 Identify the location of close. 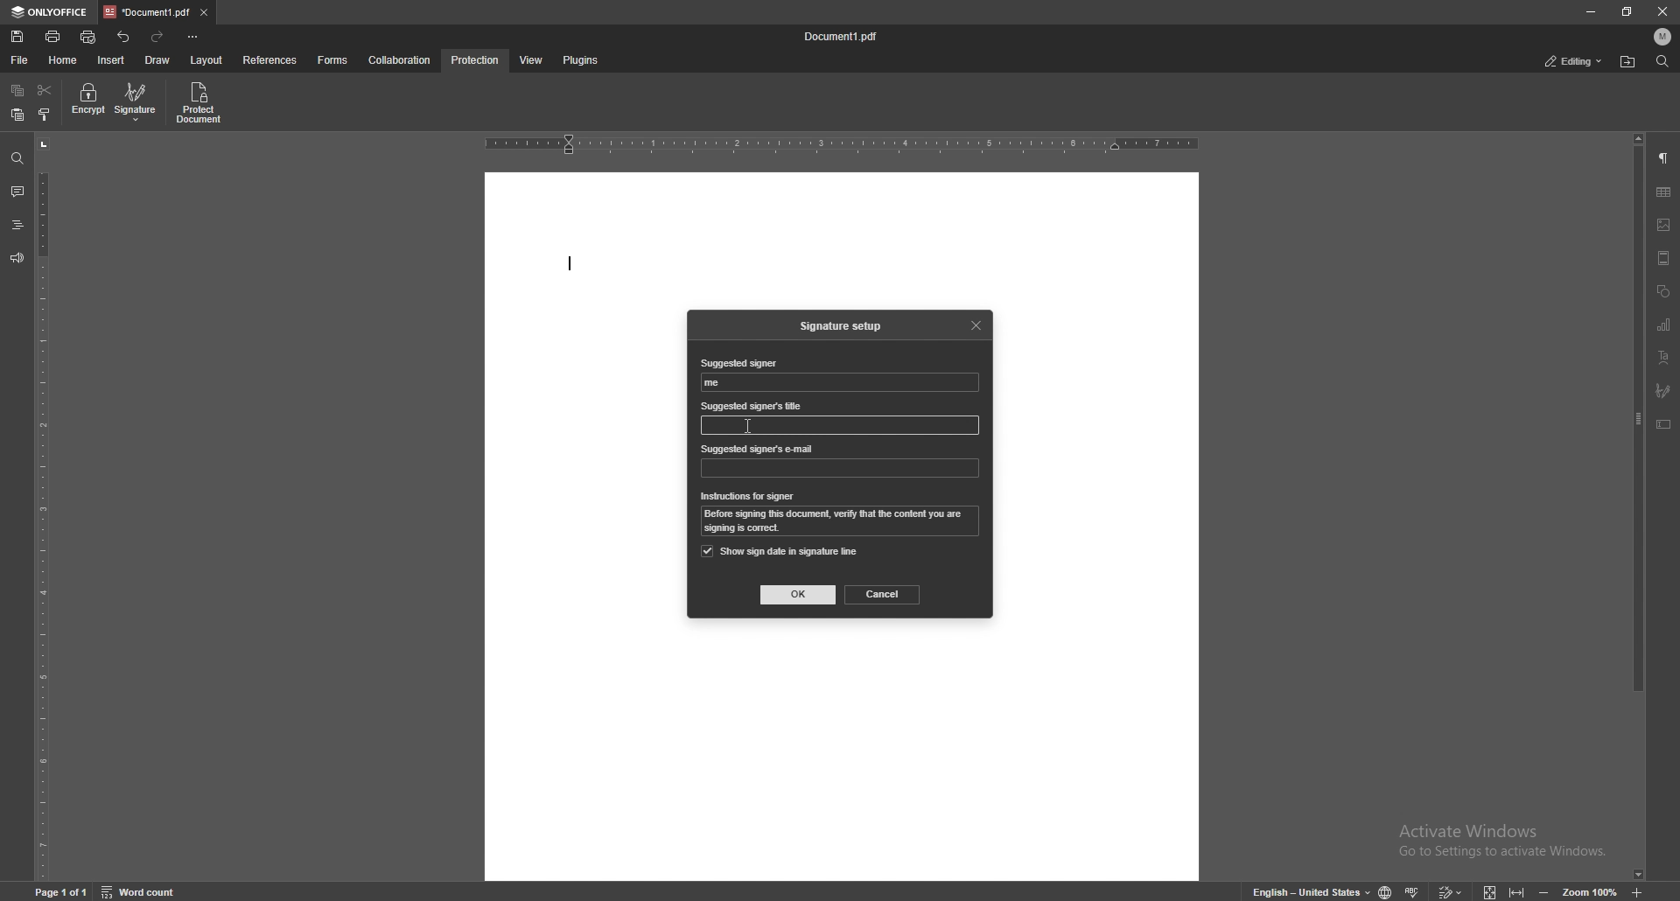
(978, 324).